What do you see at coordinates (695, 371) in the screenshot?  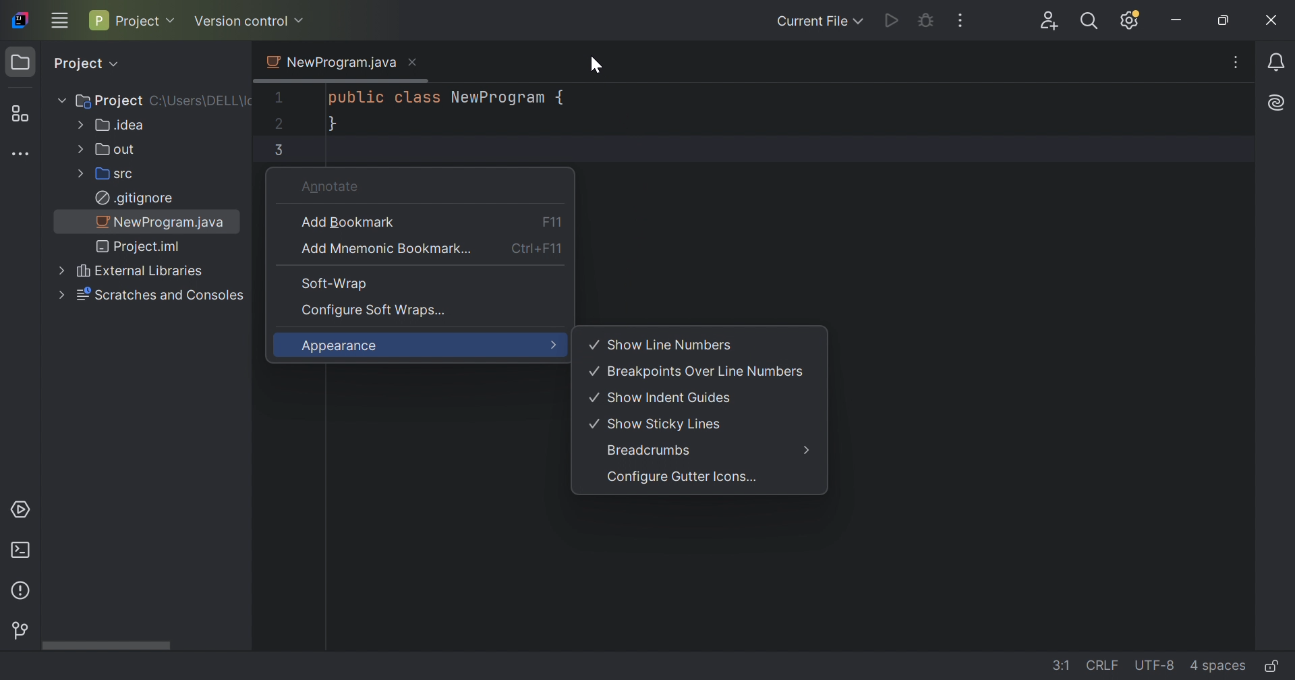 I see `Breakpoints Over Line Numbers` at bounding box center [695, 371].